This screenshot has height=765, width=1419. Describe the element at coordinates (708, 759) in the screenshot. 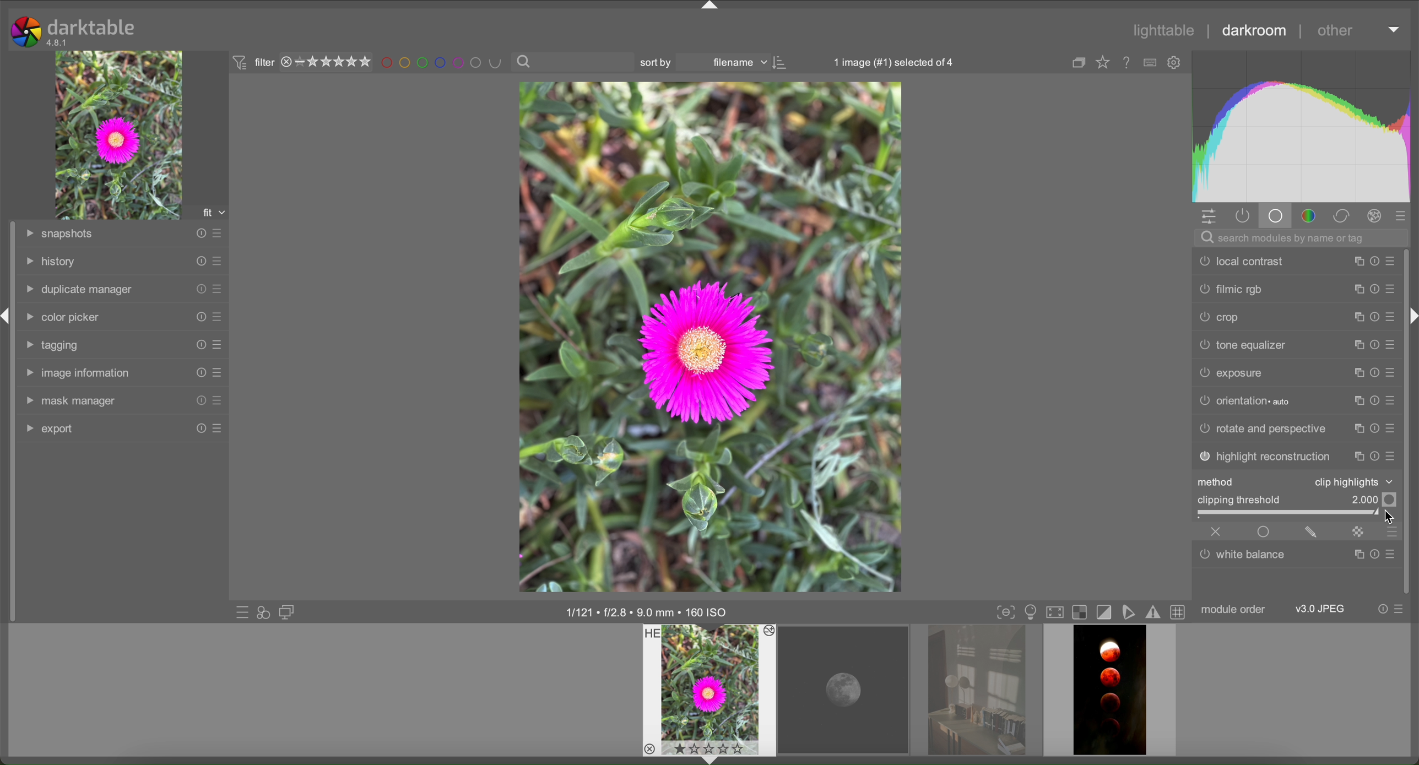

I see `arrow` at that location.